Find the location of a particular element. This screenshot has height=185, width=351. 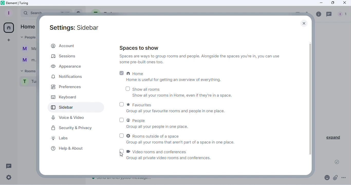

Quick settings is located at coordinates (8, 178).